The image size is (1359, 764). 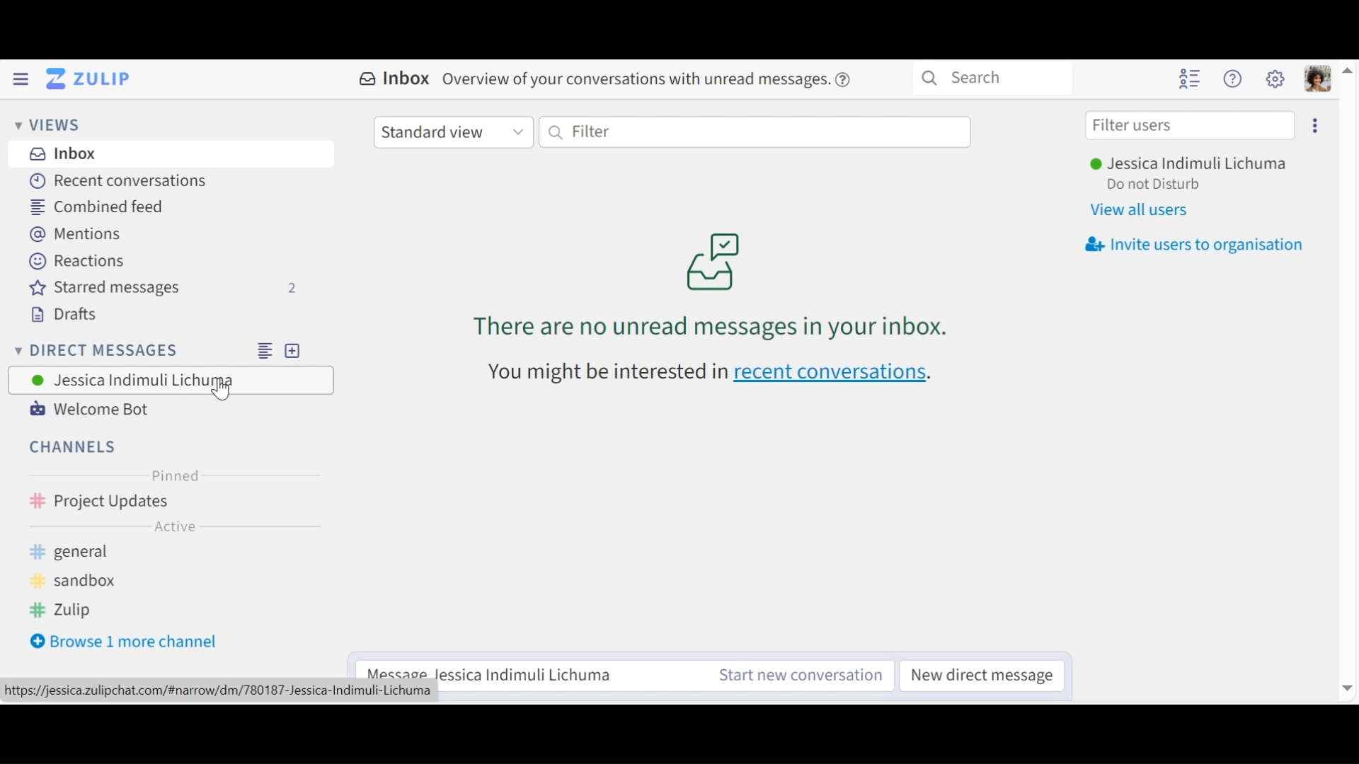 What do you see at coordinates (1190, 79) in the screenshot?
I see `Hide user list` at bounding box center [1190, 79].